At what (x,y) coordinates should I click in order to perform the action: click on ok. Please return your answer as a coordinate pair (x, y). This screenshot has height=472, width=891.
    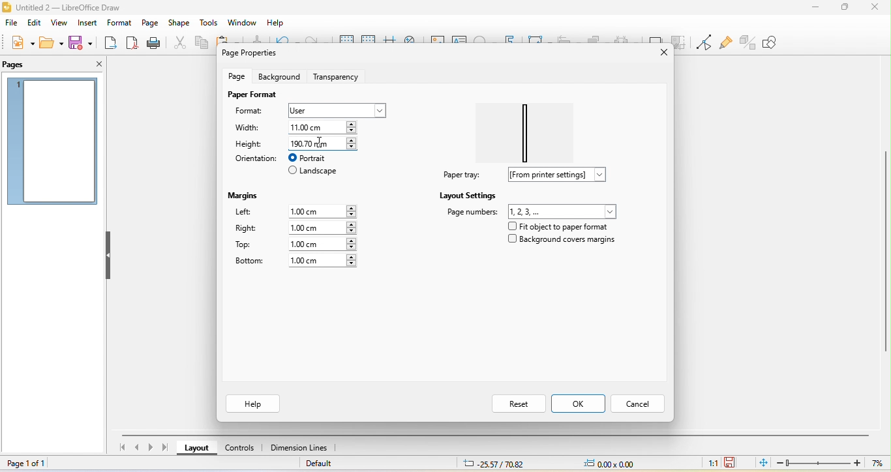
    Looking at the image, I should click on (579, 404).